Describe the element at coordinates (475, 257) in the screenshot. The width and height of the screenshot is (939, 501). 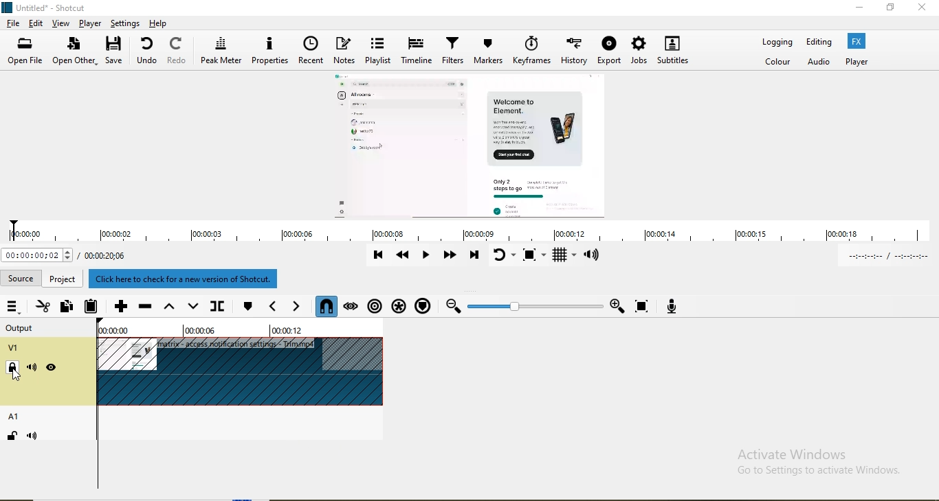
I see `Skip to the next point ` at that location.